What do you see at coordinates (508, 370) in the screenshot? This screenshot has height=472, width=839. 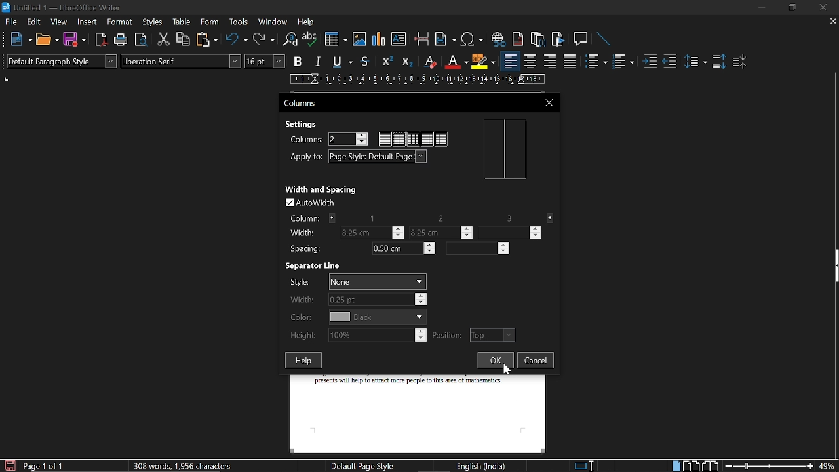 I see `Cursor` at bounding box center [508, 370].